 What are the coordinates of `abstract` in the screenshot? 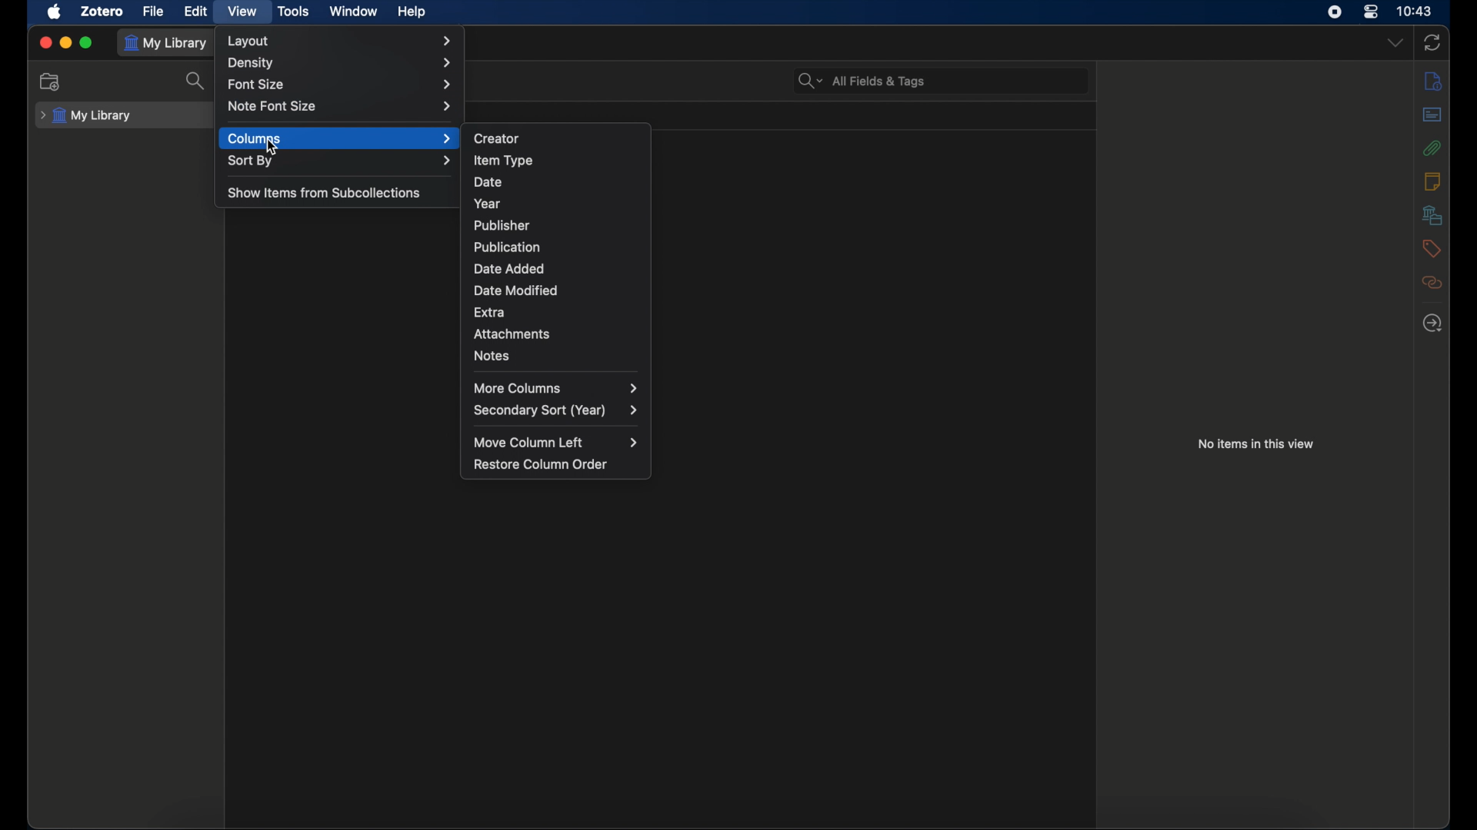 It's located at (1432, 114).